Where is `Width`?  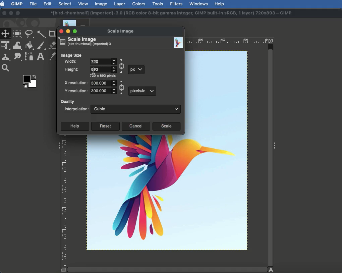 Width is located at coordinates (70, 62).